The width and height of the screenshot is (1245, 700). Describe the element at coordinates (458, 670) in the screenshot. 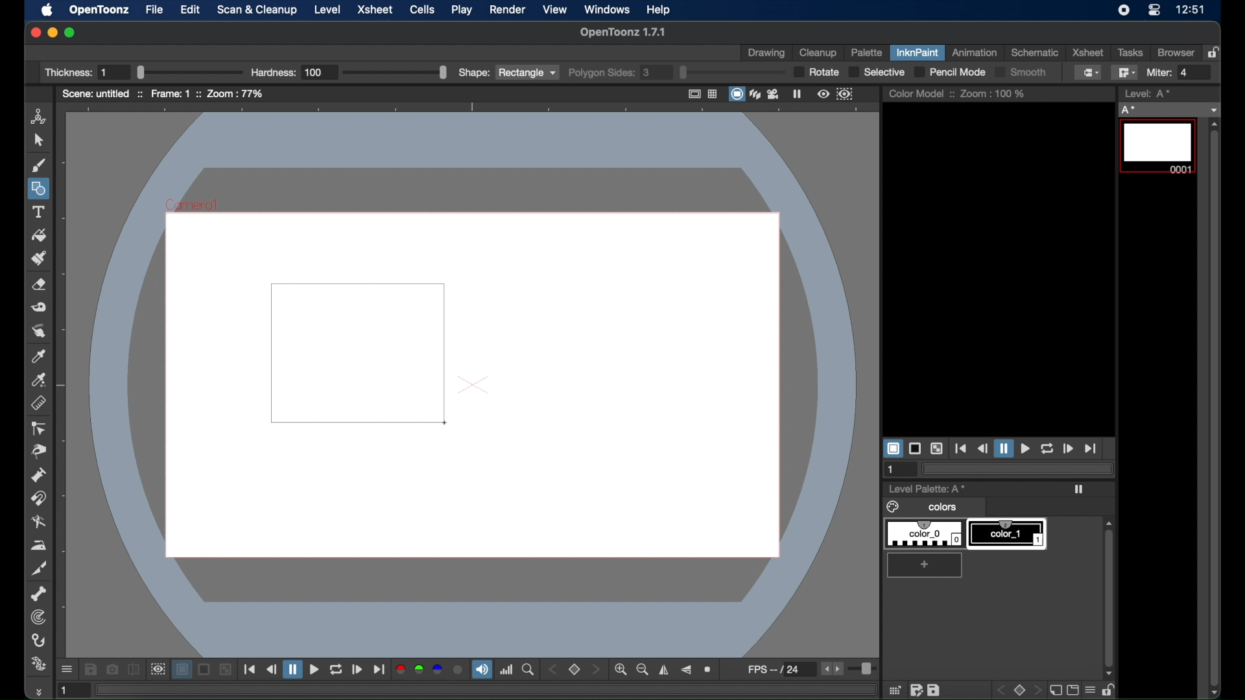

I see `alpha channel` at that location.